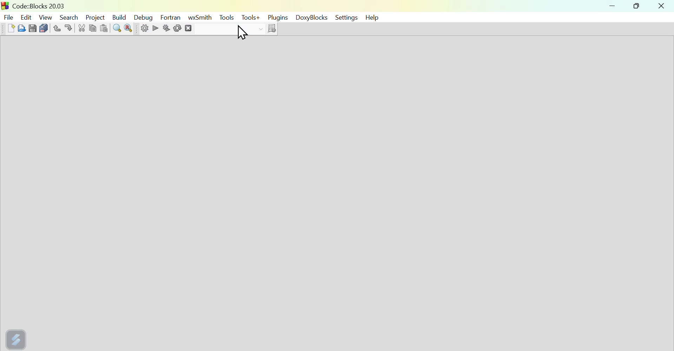 The height and width of the screenshot is (351, 674). Describe the element at coordinates (242, 33) in the screenshot. I see `Cursor` at that location.